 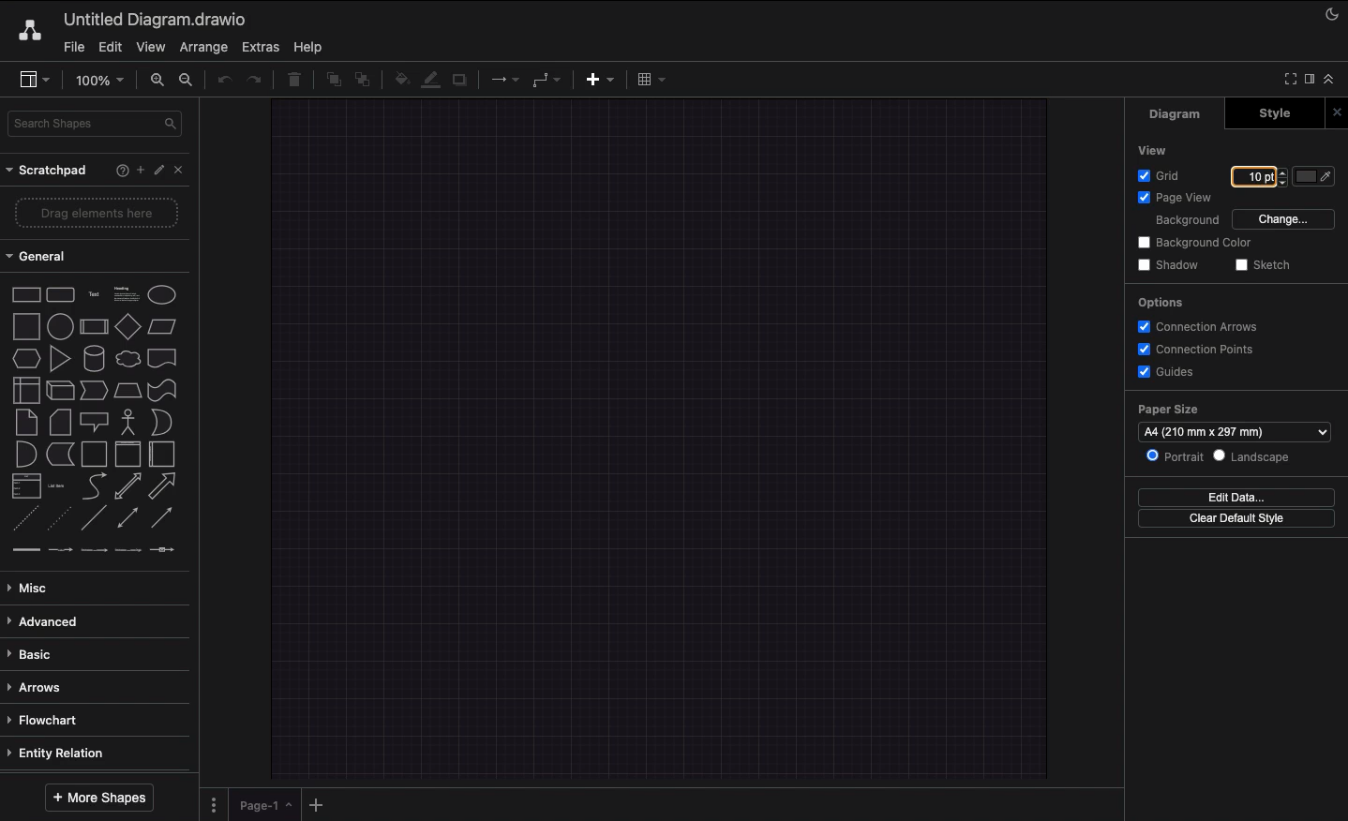 What do you see at coordinates (600, 81) in the screenshot?
I see `Insert` at bounding box center [600, 81].